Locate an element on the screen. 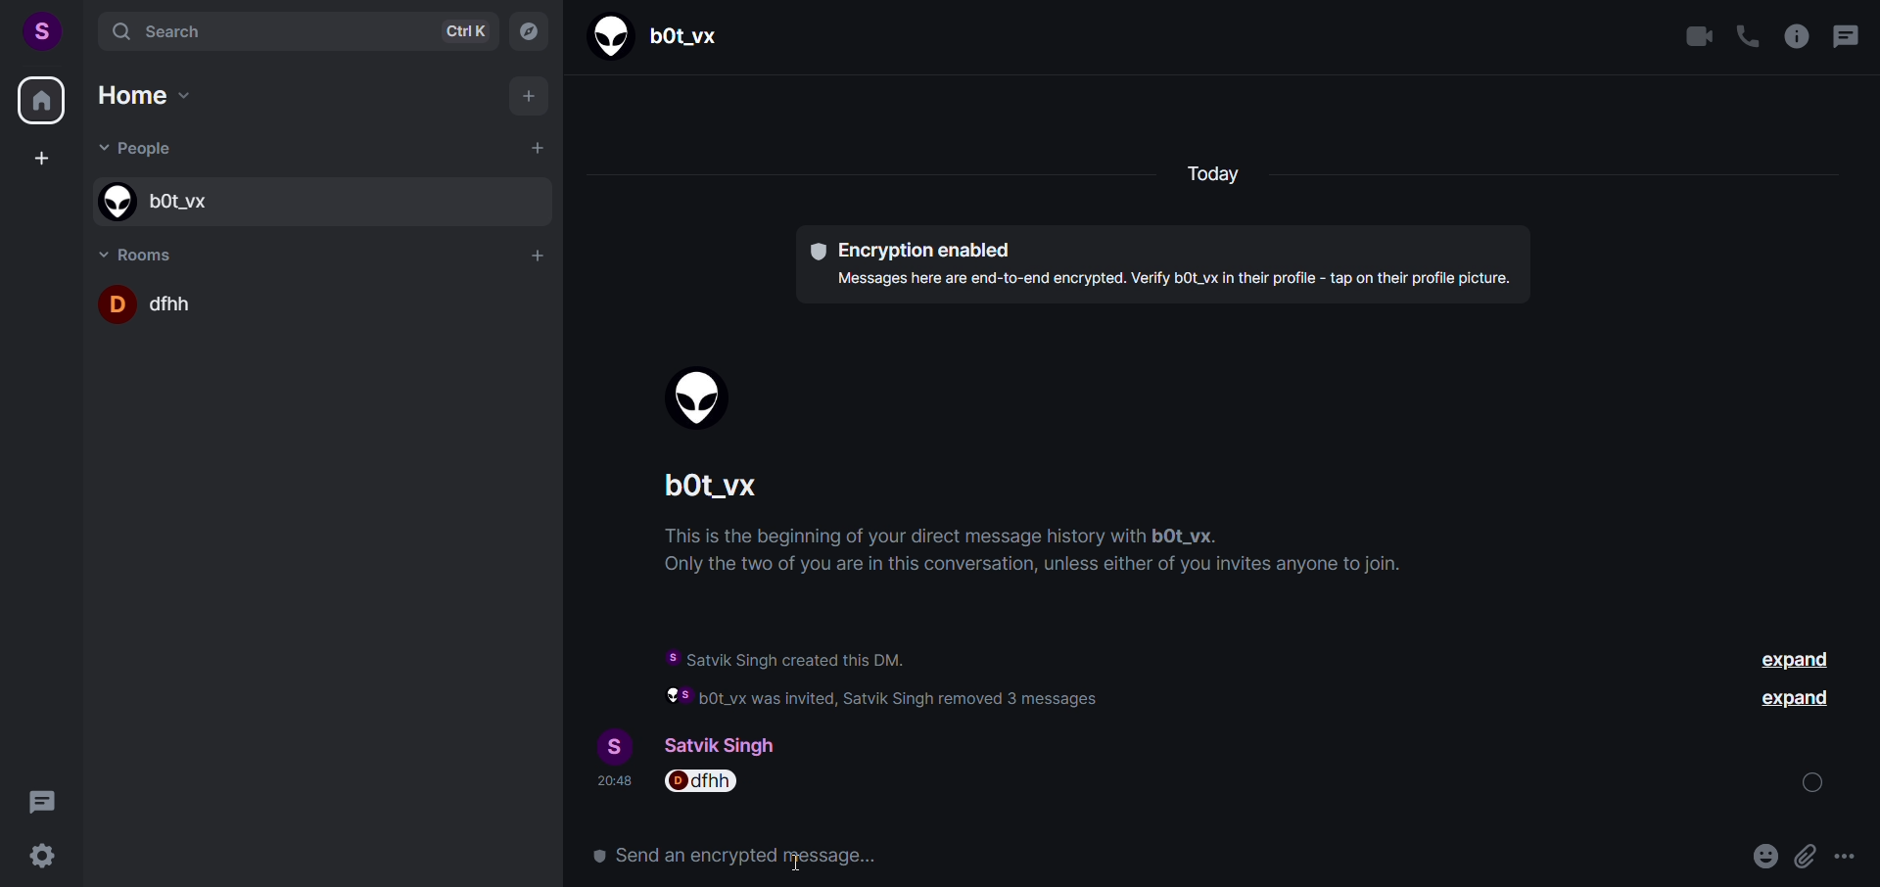 This screenshot has height=887, width=1880. time is located at coordinates (612, 785).